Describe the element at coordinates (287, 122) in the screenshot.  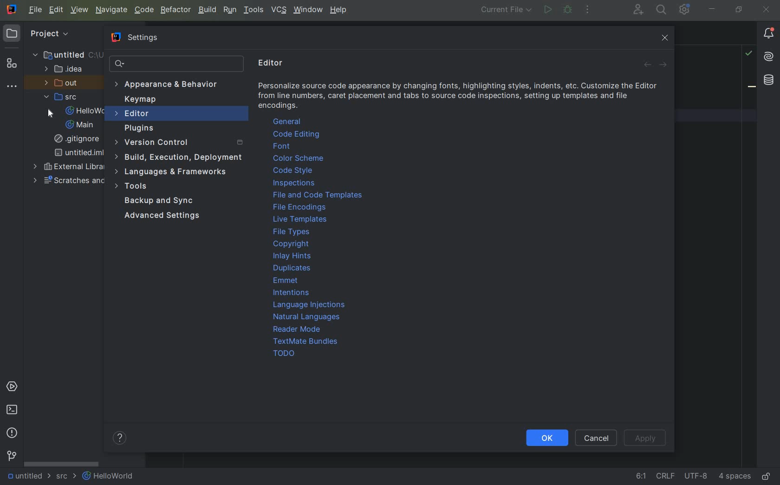
I see `general` at that location.